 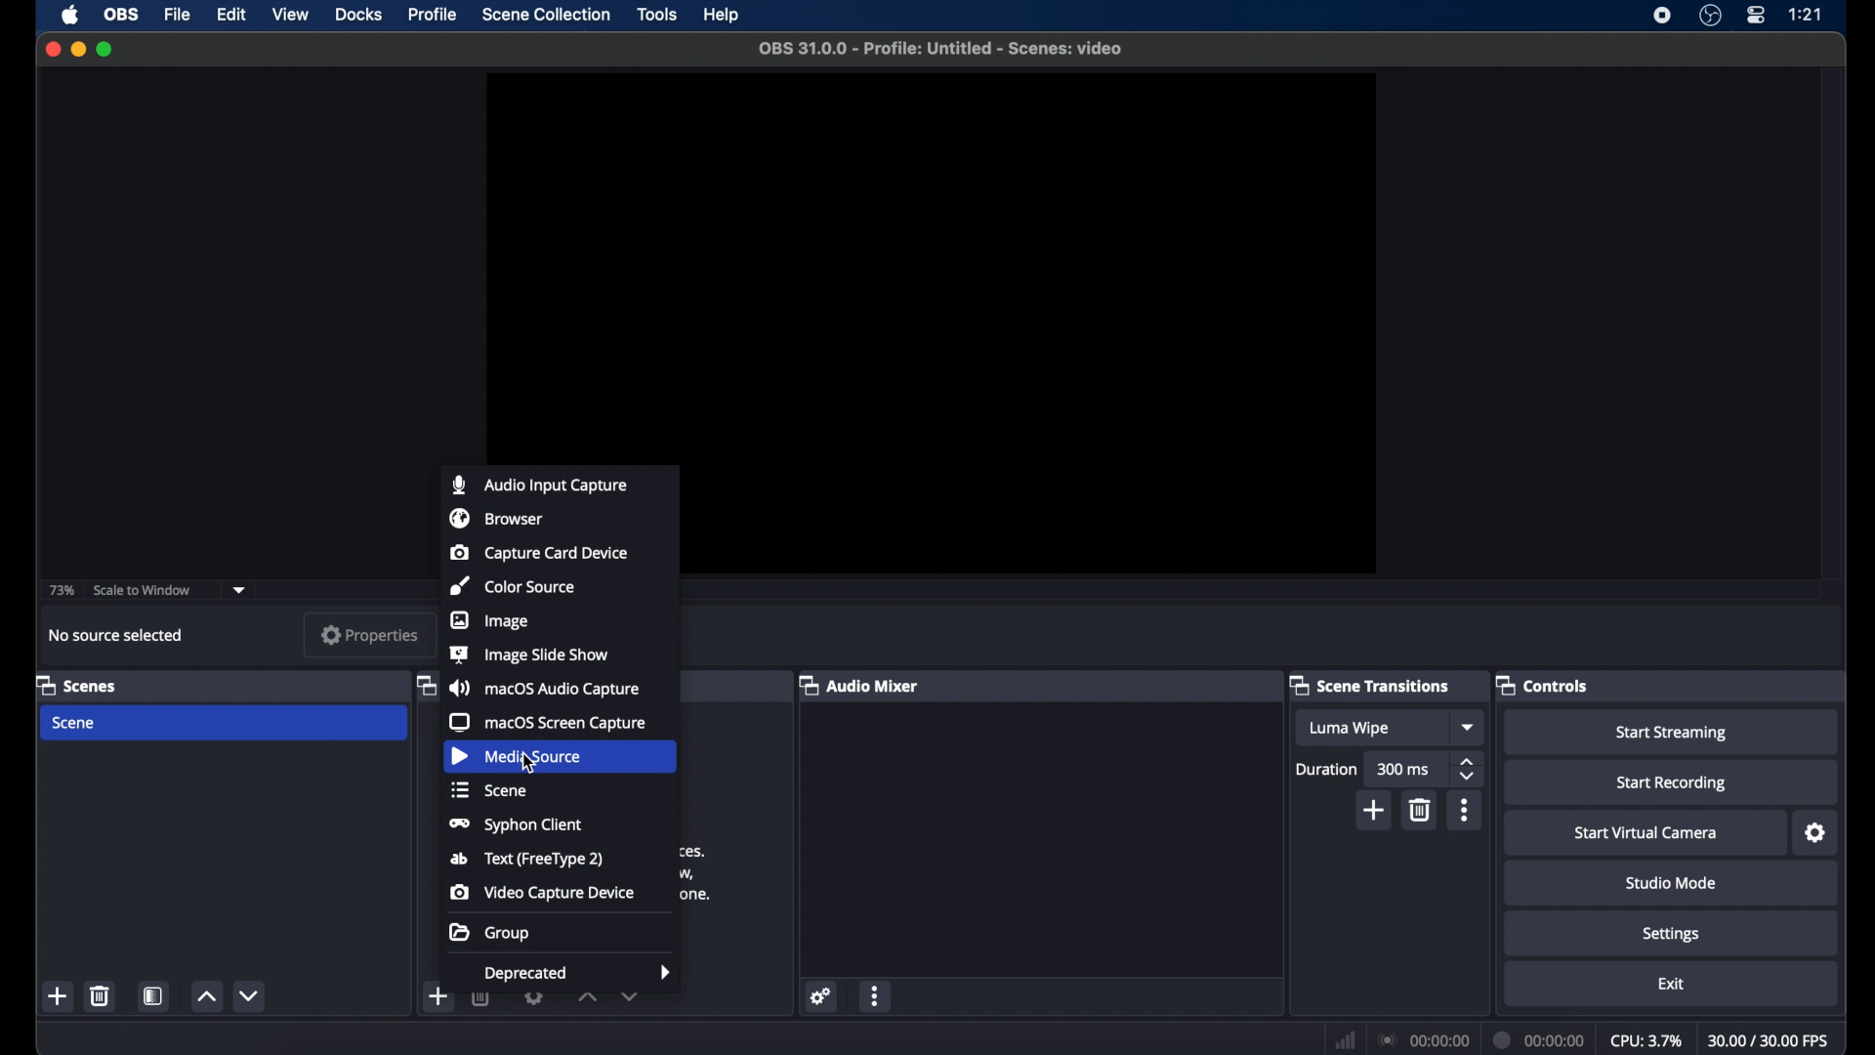 I want to click on scene filters, so click(x=153, y=998).